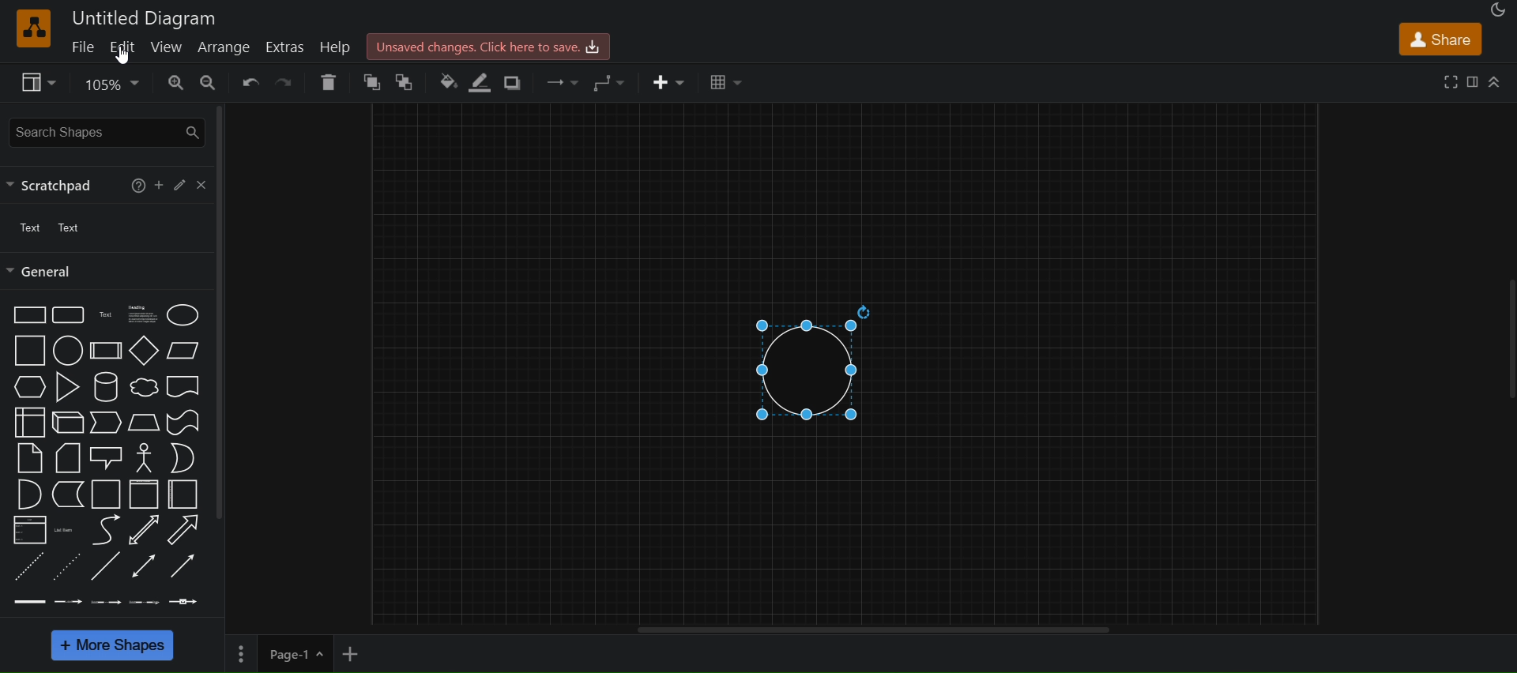 The height and width of the screenshot is (673, 1517). I want to click on and, so click(27, 494).